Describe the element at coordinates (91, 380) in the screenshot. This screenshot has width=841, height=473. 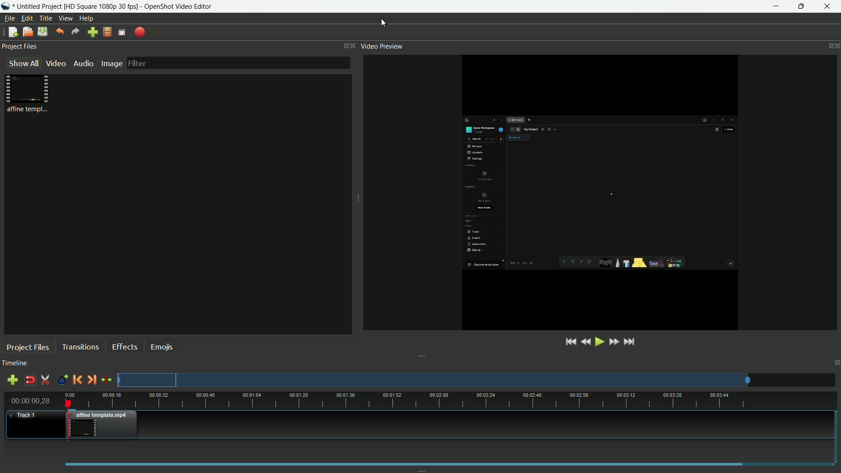
I see `next marker` at that location.